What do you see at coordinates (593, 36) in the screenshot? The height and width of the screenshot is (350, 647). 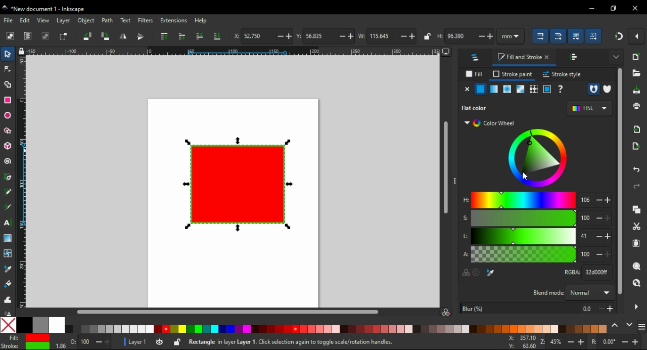 I see `scaling options` at bounding box center [593, 36].